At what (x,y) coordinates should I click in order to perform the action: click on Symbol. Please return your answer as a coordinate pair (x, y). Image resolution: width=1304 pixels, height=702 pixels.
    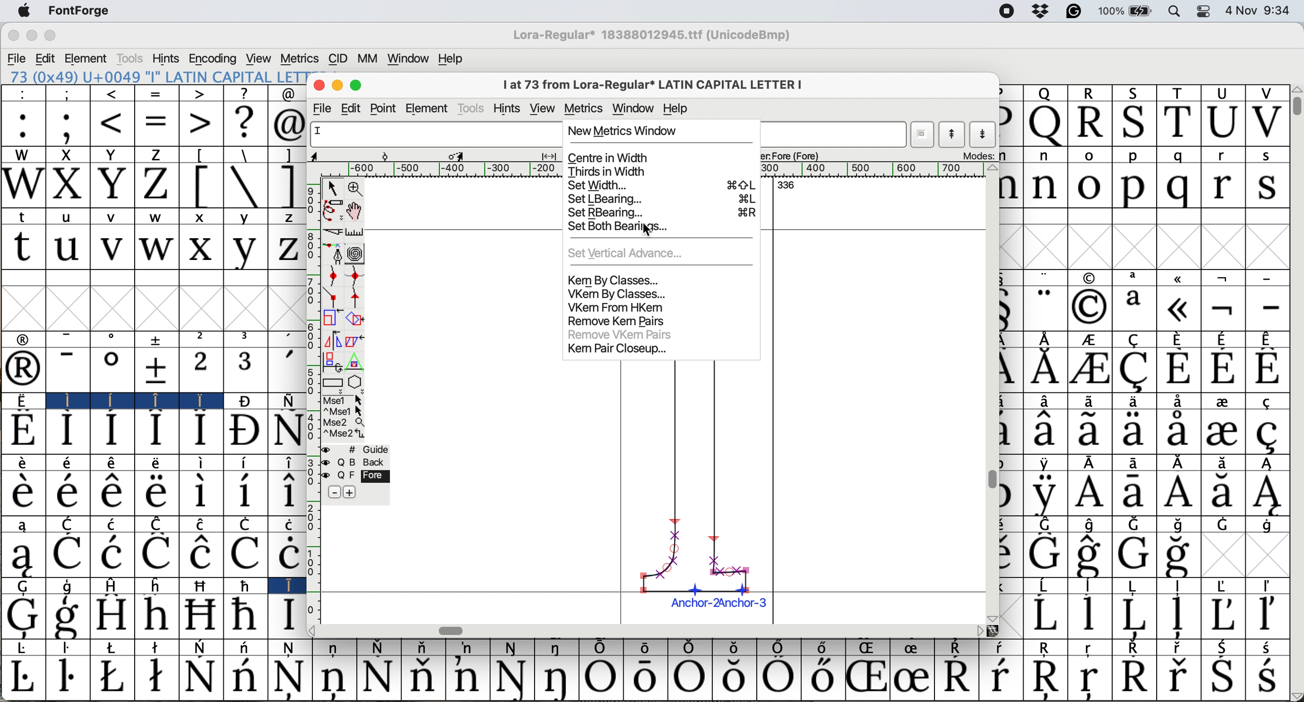
    Looking at the image, I should click on (1224, 492).